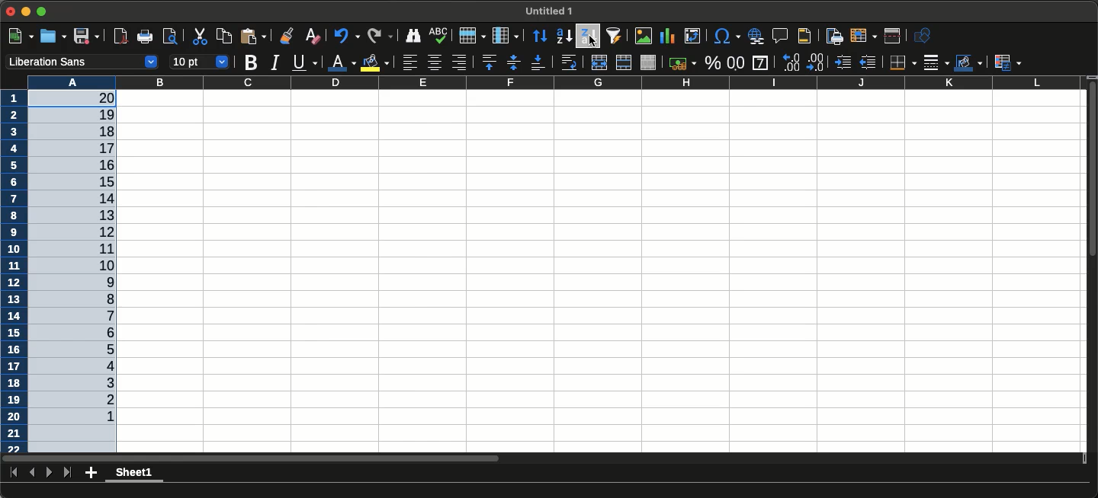  What do you see at coordinates (100, 248) in the screenshot?
I see `10` at bounding box center [100, 248].